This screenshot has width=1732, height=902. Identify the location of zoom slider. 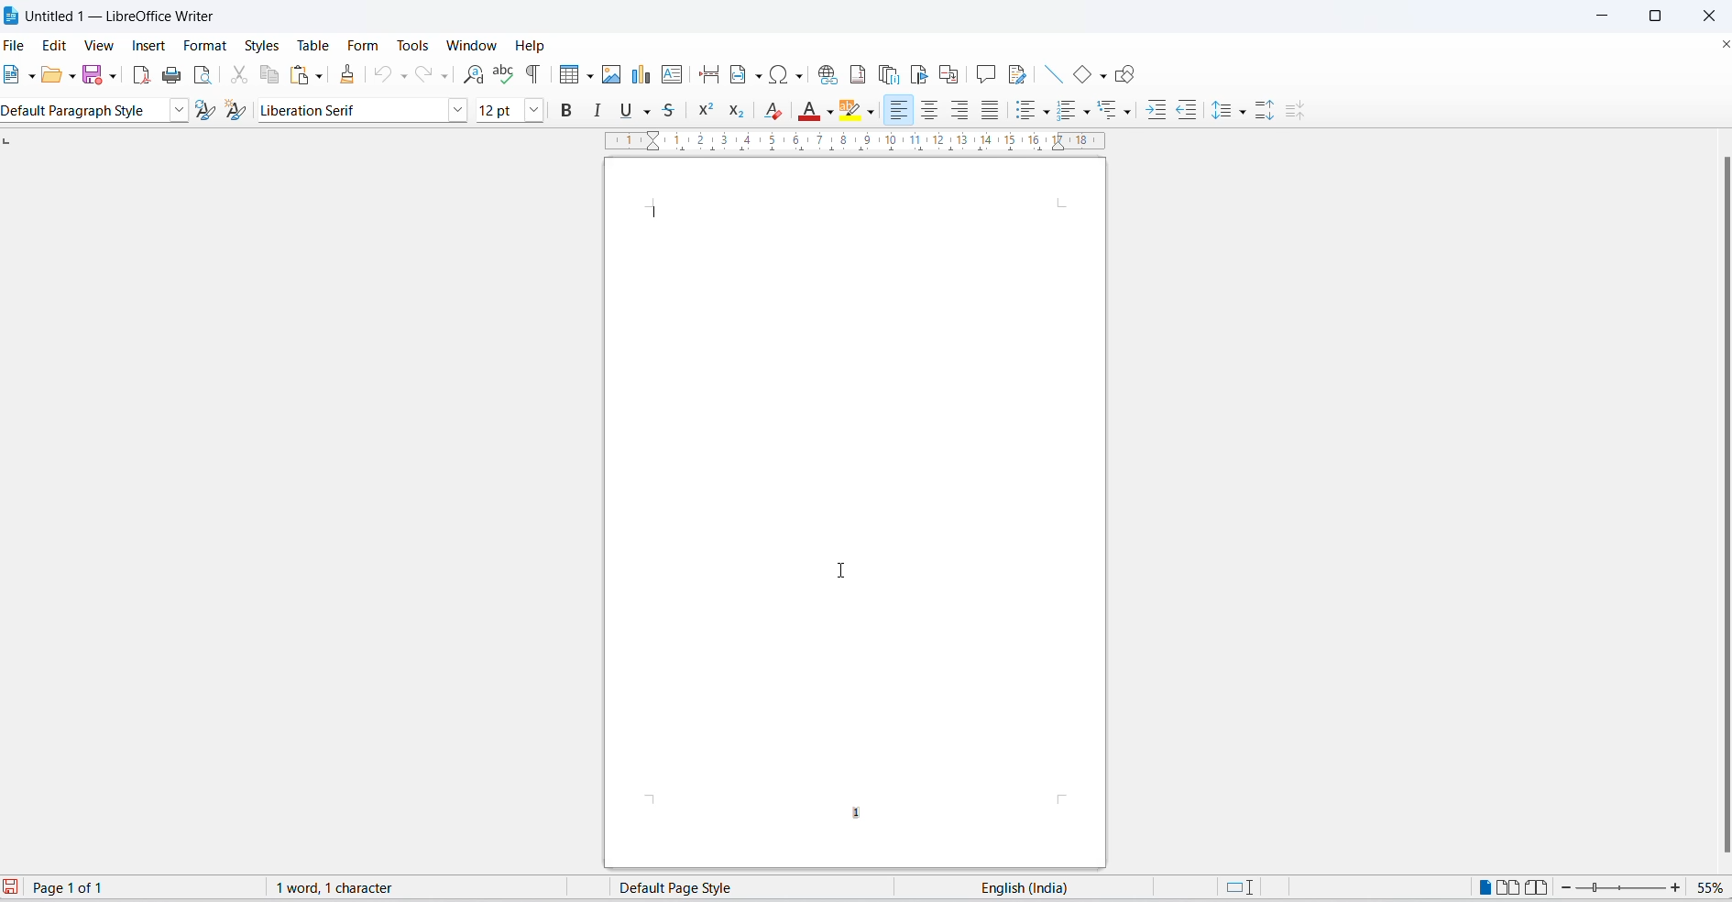
(1623, 889).